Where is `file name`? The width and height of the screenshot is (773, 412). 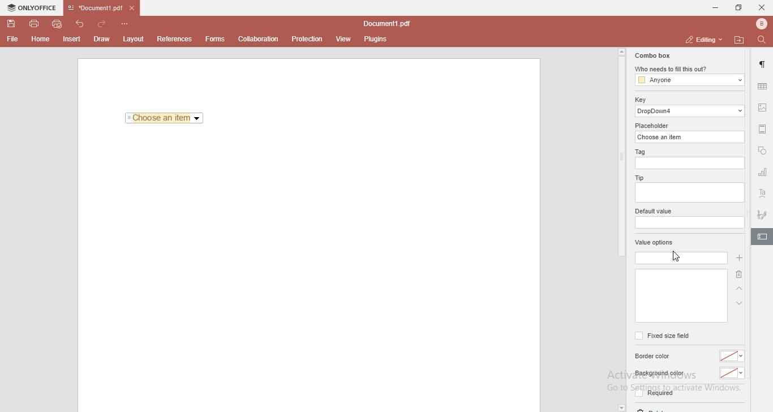
file name is located at coordinates (389, 24).